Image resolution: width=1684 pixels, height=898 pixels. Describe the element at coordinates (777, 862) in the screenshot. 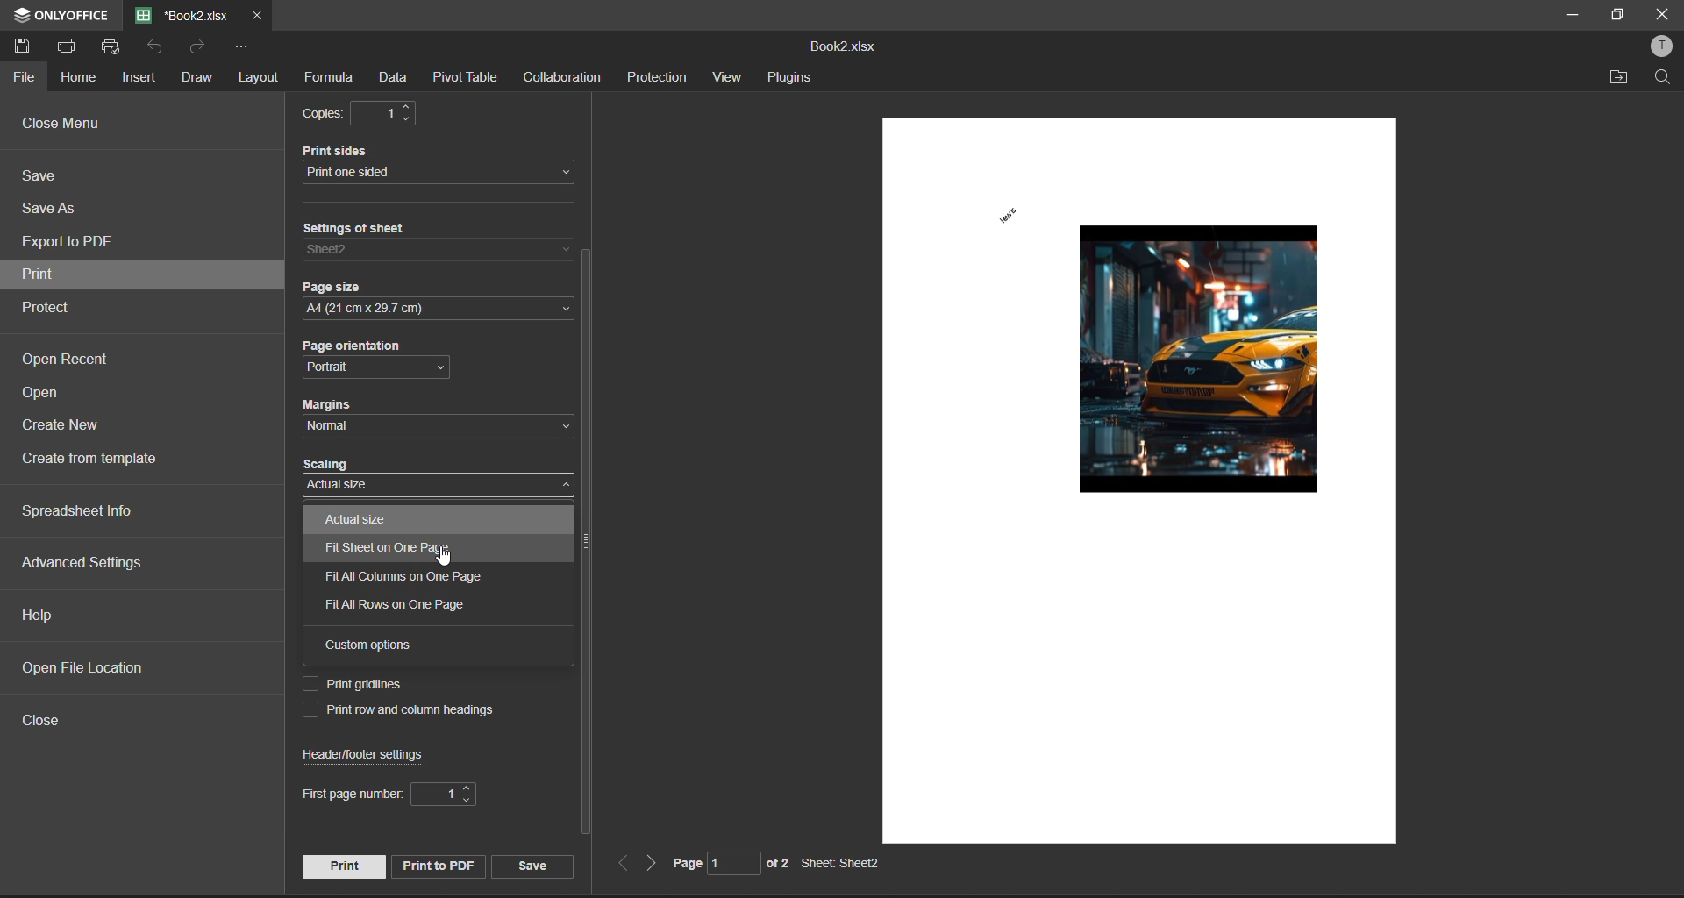

I see `out of page ` at that location.